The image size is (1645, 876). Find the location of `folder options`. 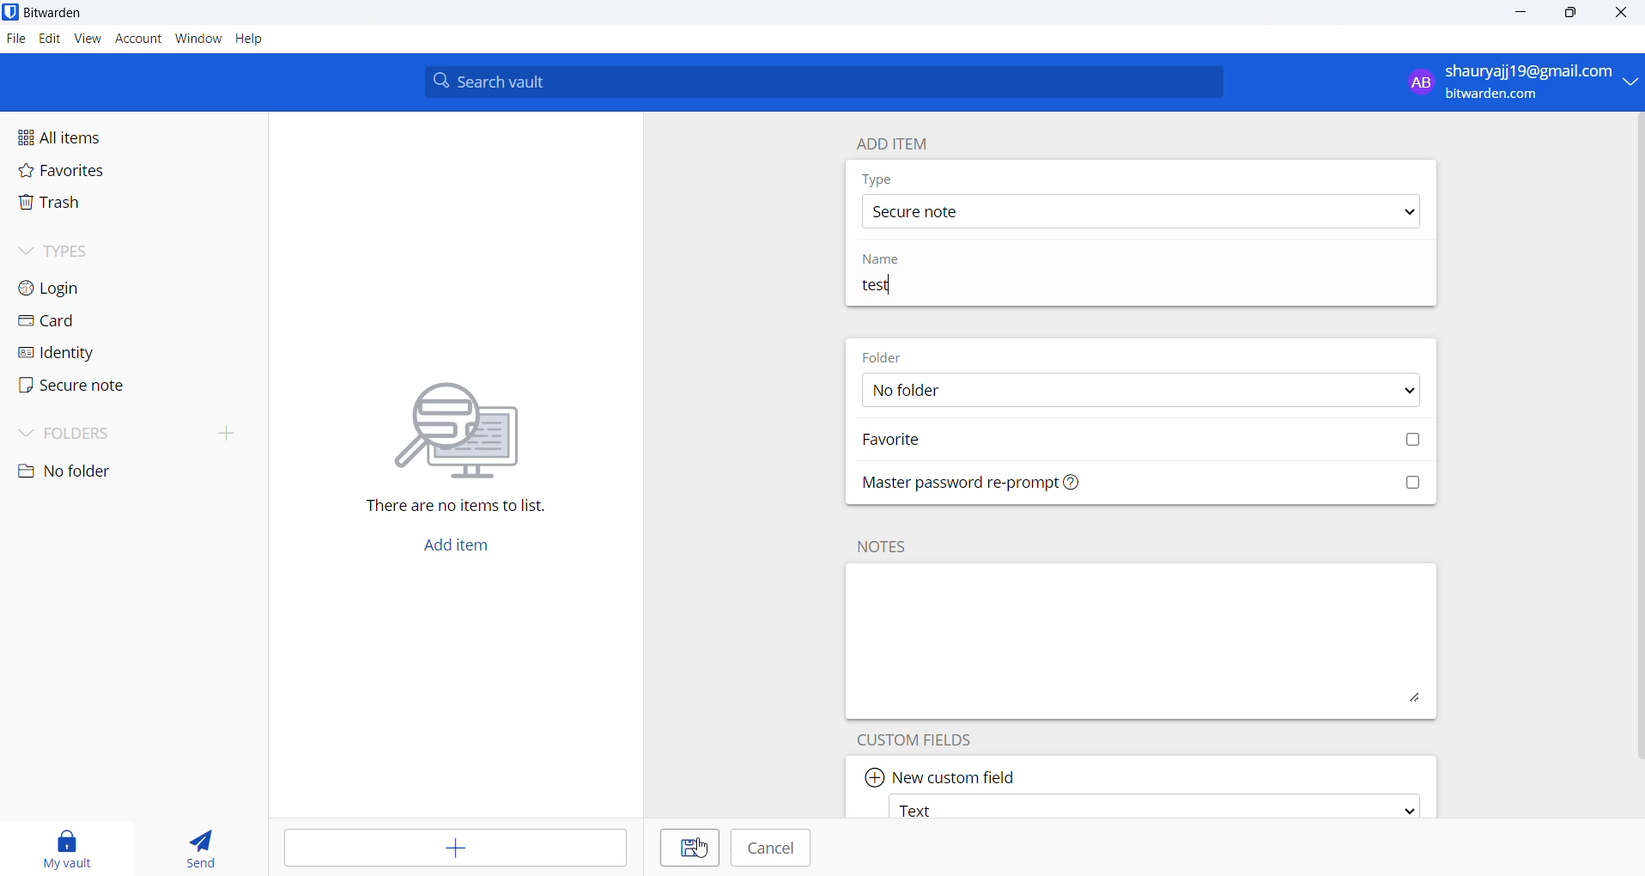

folder options is located at coordinates (1138, 392).